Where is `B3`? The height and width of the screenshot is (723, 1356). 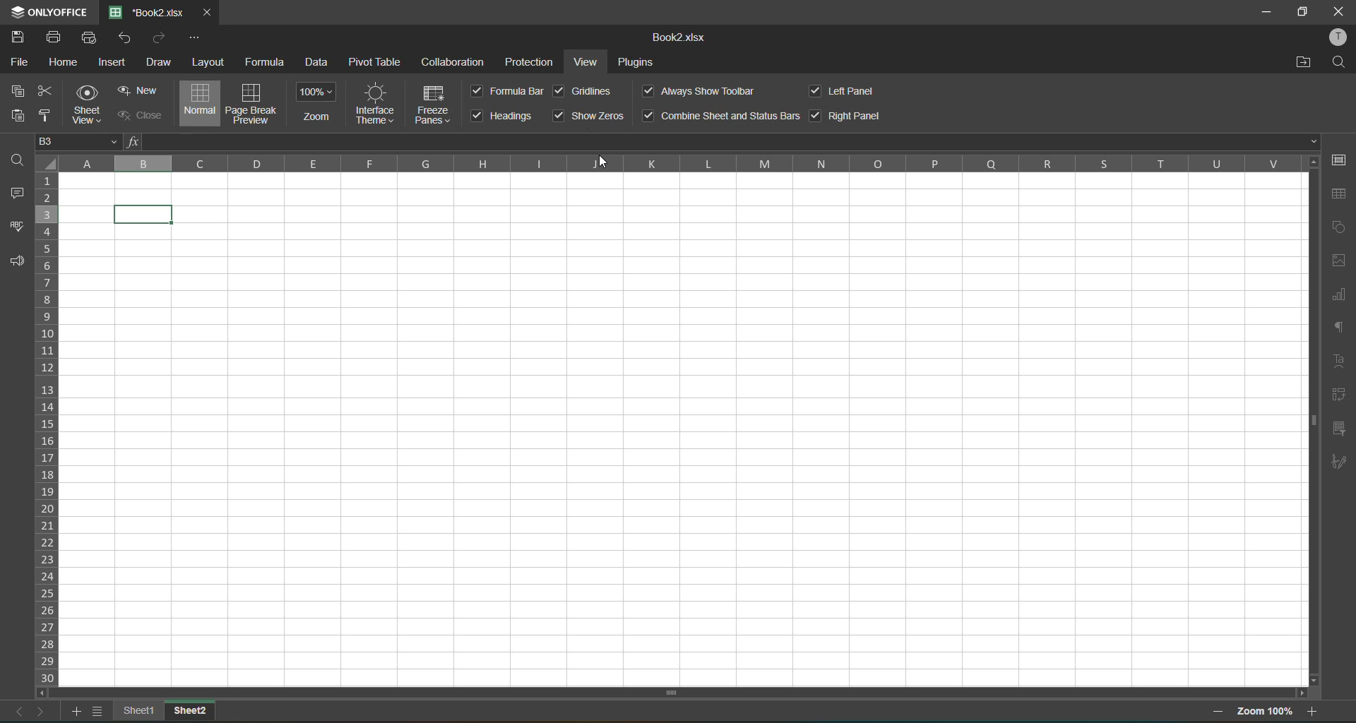 B3 is located at coordinates (80, 141).